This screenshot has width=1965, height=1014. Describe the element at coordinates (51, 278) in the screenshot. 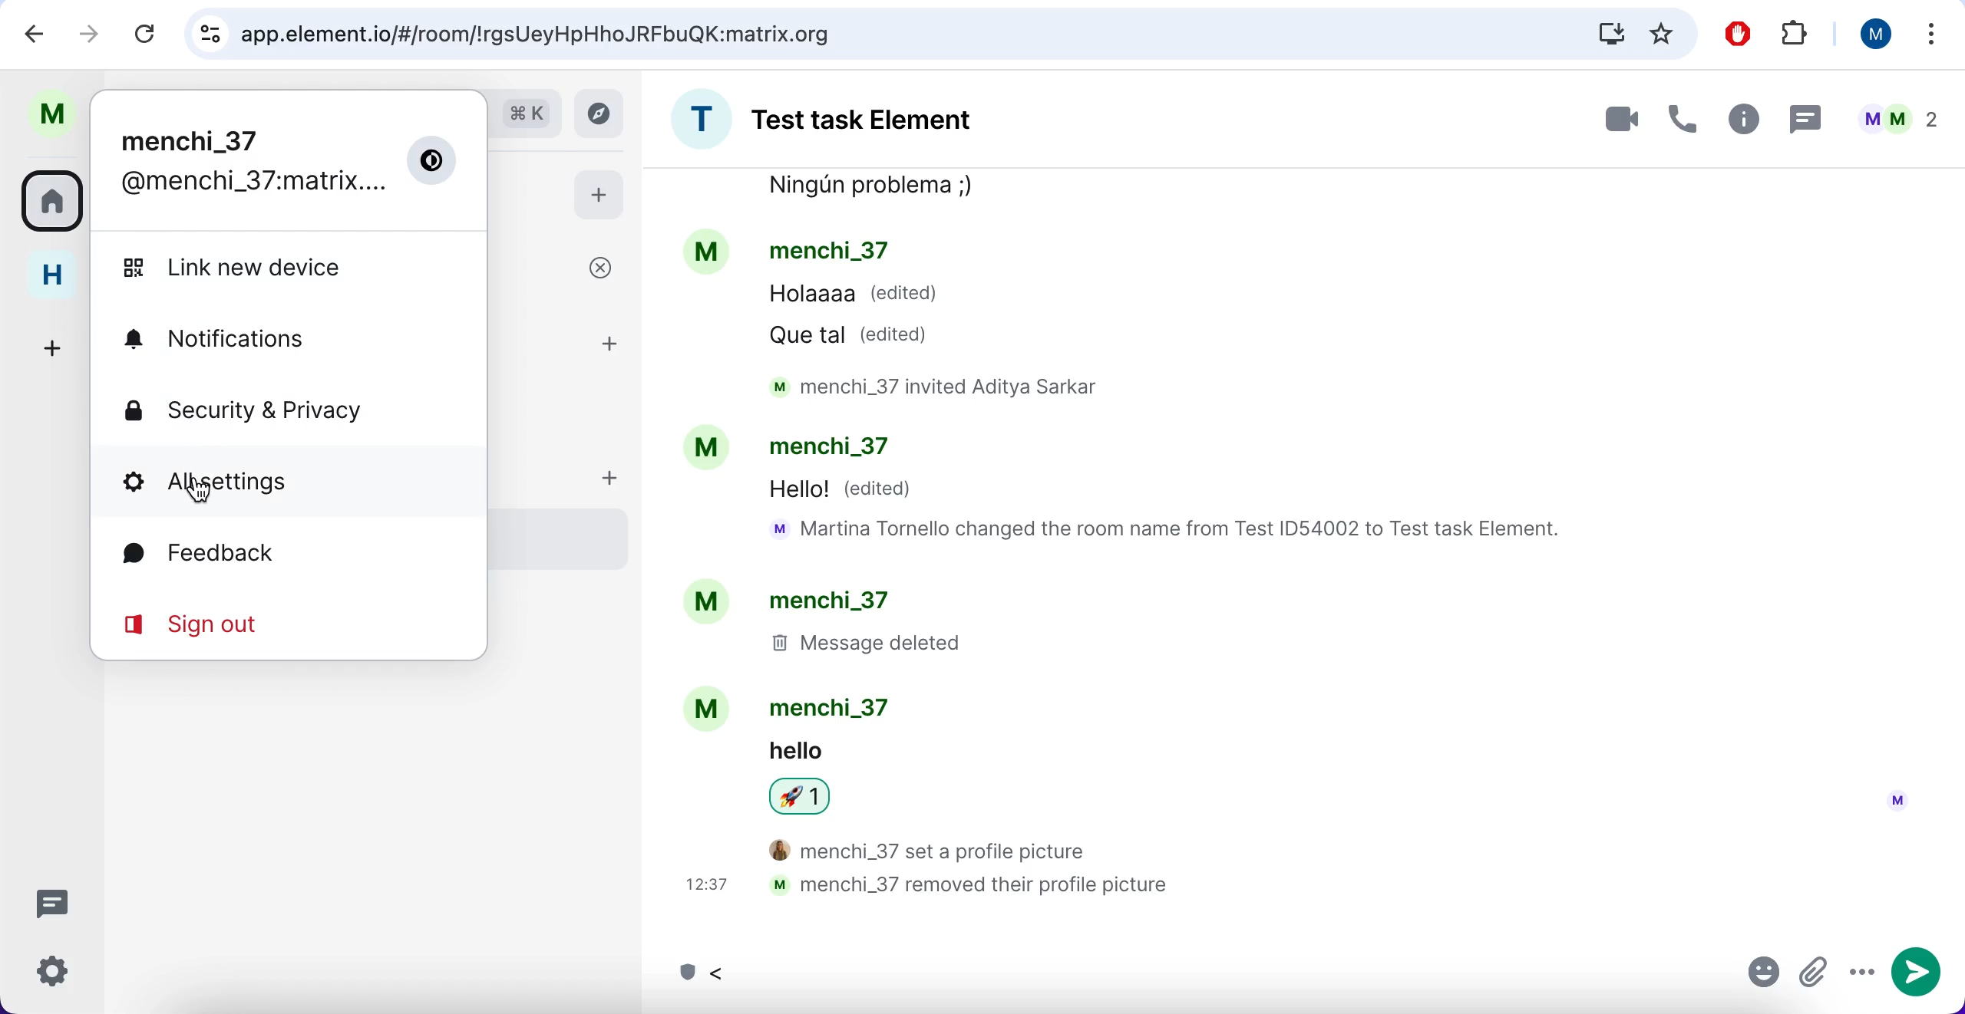

I see `home` at that location.